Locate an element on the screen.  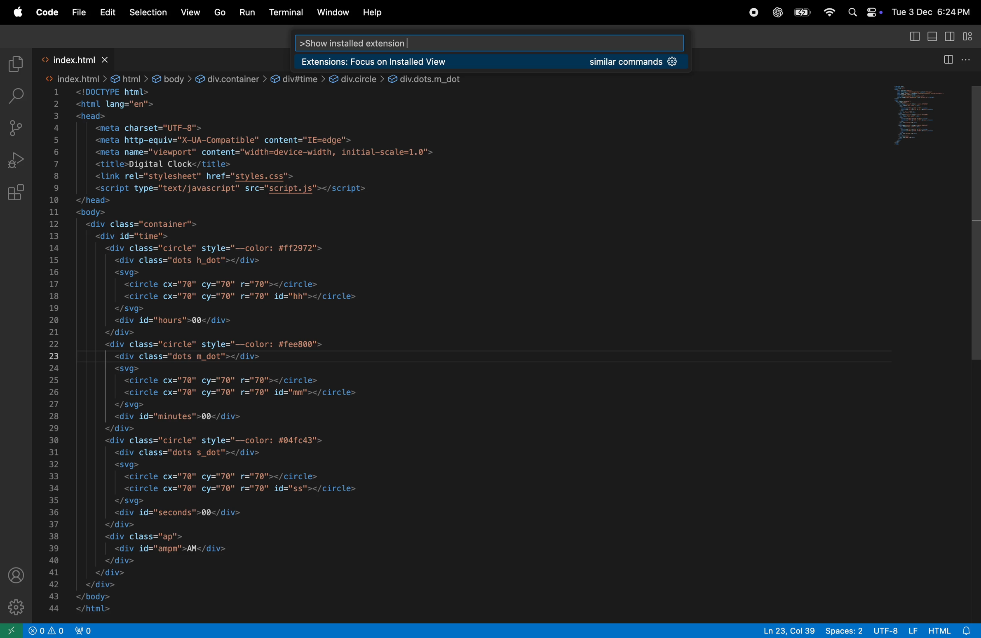
apple widgets is located at coordinates (862, 12).